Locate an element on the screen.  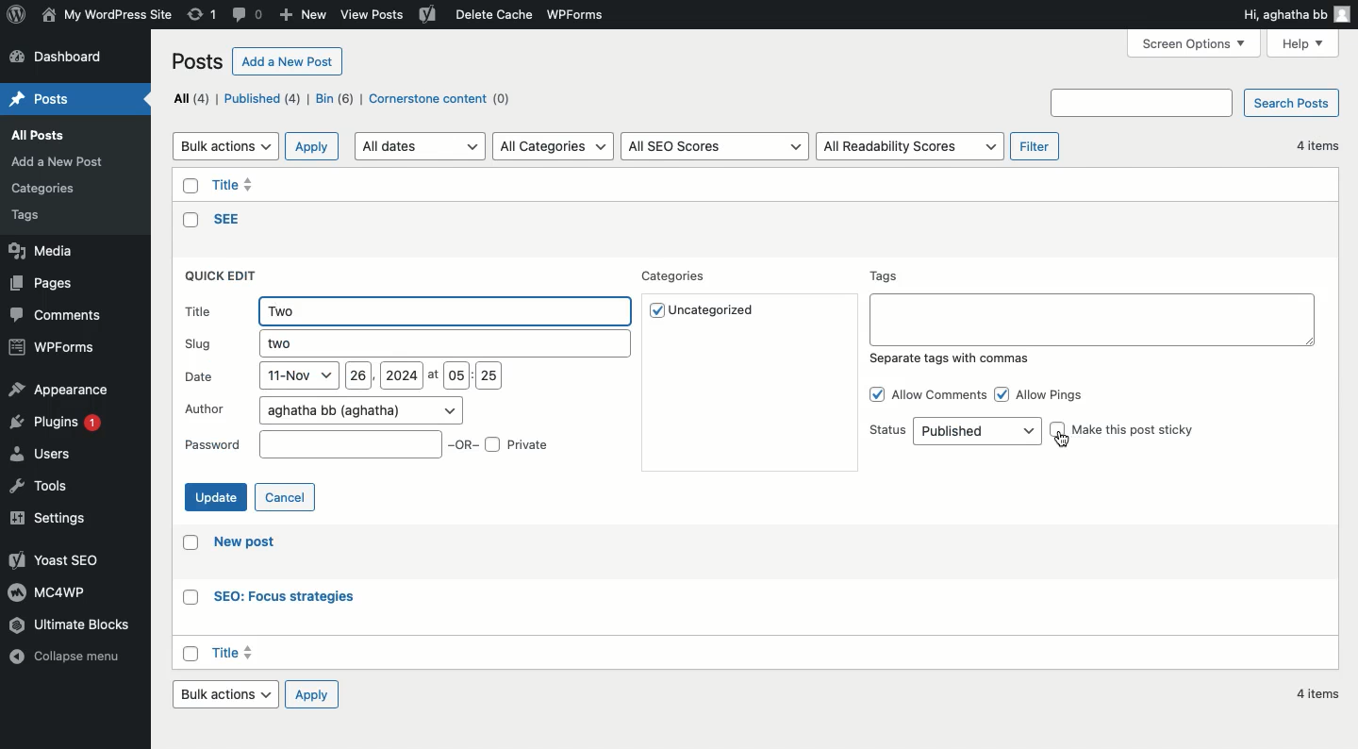
tags is located at coordinates (38, 217).